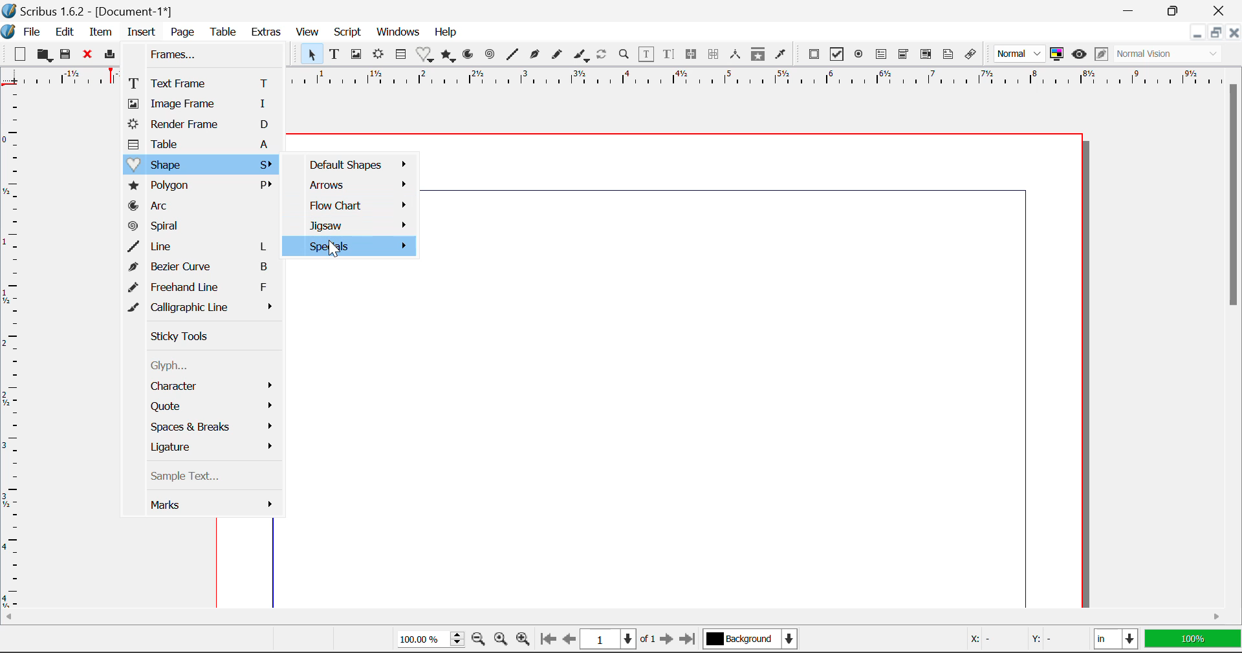 Image resolution: width=1242 pixels, height=653 pixels. Describe the element at coordinates (947, 55) in the screenshot. I see `Text Annotation` at that location.